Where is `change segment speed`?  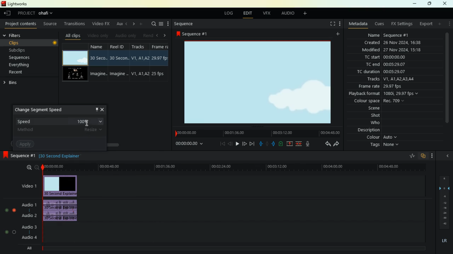 change segment speed is located at coordinates (44, 110).